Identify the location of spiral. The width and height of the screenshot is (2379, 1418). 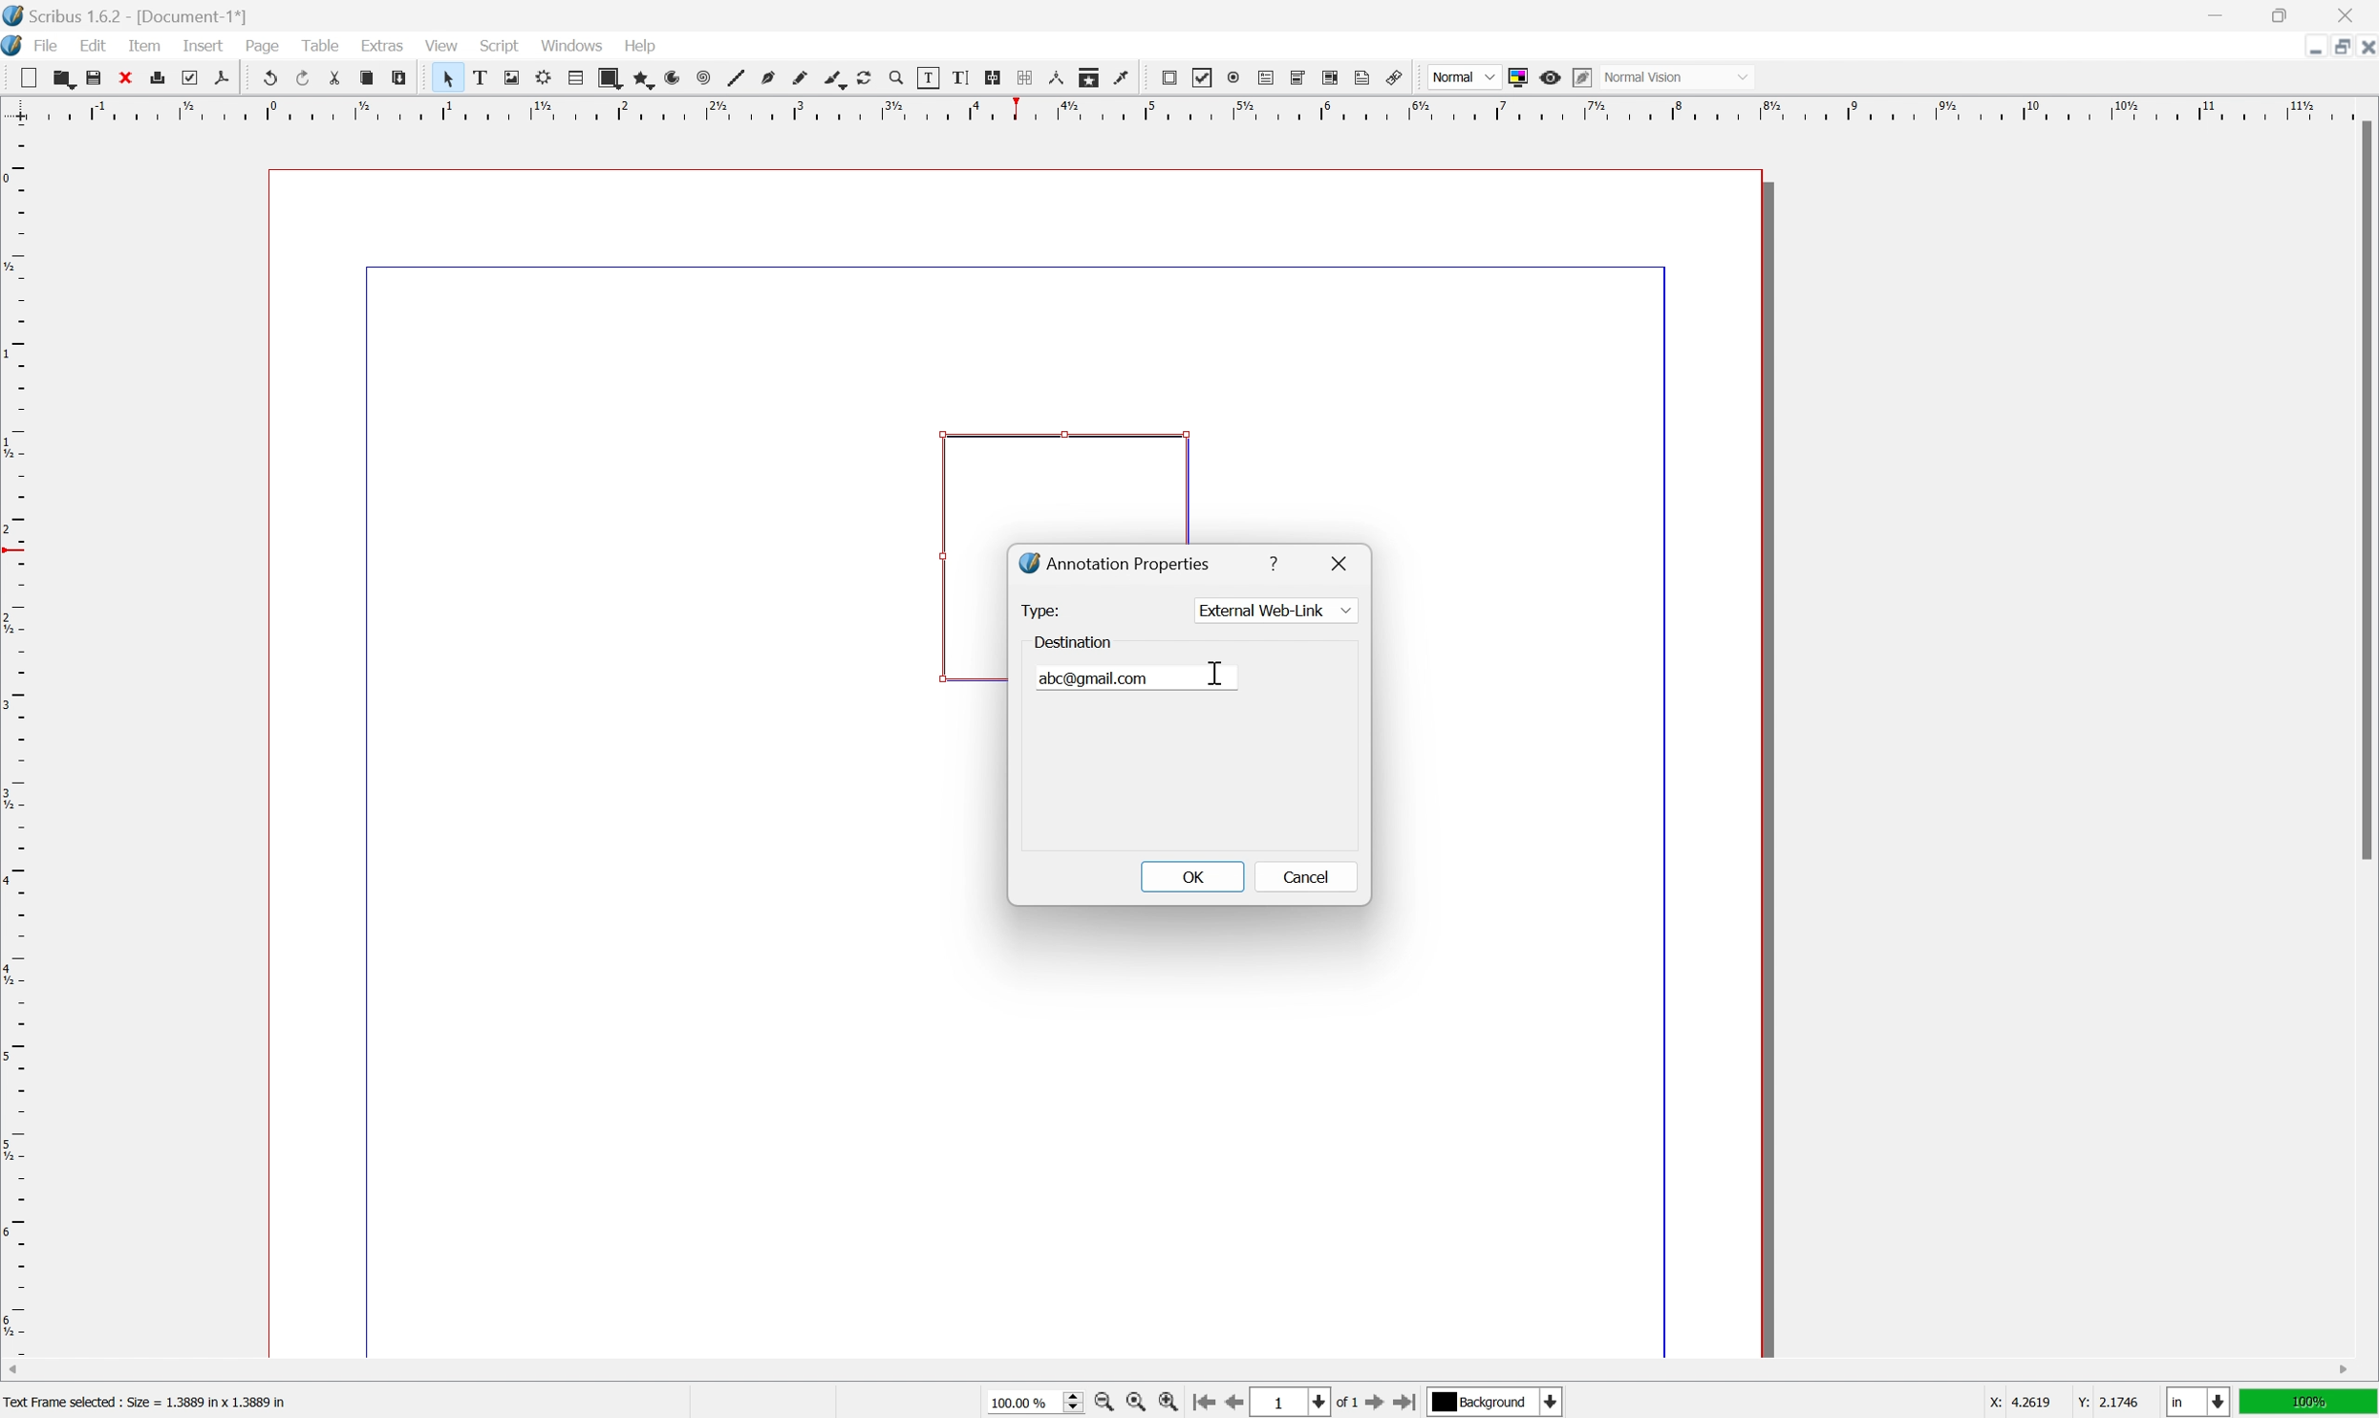
(705, 77).